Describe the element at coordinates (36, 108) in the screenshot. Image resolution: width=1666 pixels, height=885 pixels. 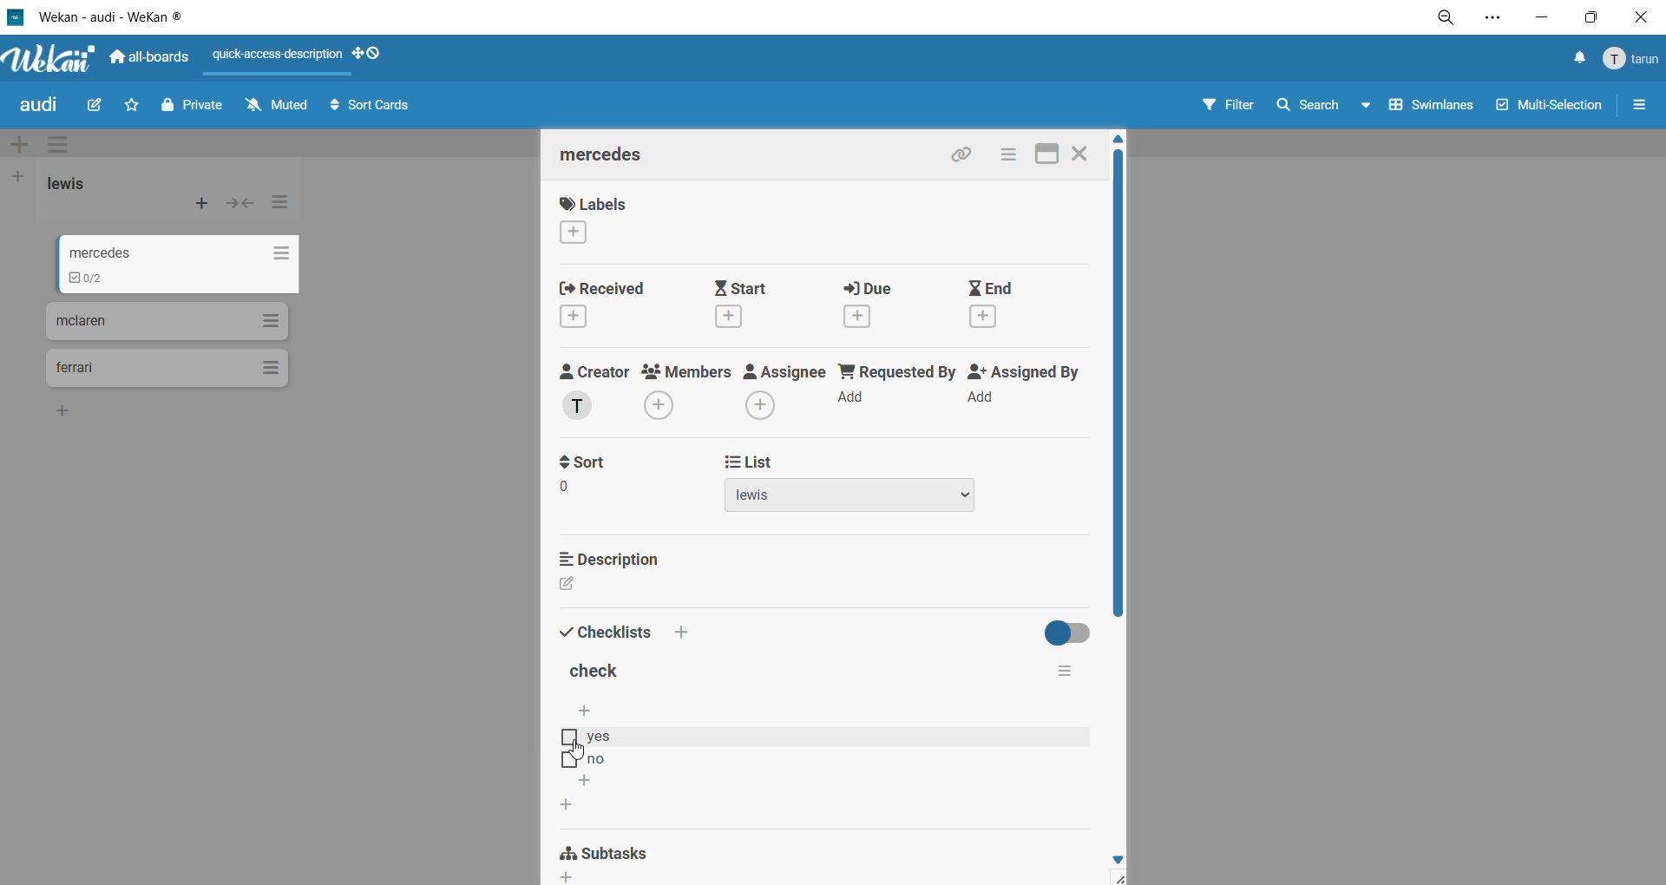
I see `board title` at that location.